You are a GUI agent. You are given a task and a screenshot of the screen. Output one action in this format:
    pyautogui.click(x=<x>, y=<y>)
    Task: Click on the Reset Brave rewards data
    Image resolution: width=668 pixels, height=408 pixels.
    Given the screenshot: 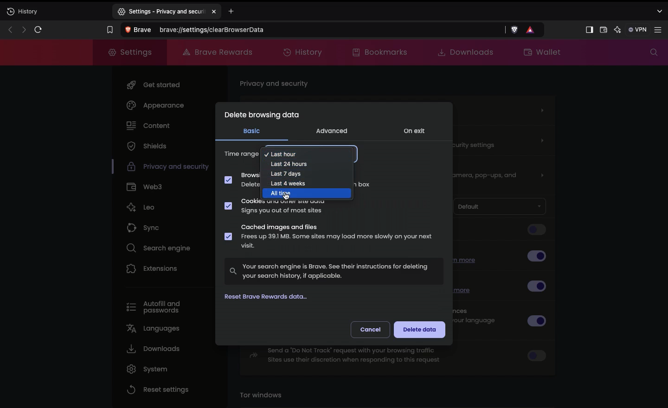 What is the action you would take?
    pyautogui.click(x=271, y=298)
    